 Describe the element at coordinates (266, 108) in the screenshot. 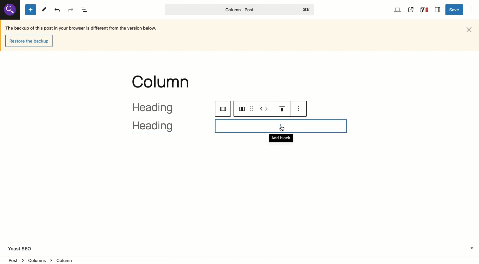

I see `Move left right` at that location.